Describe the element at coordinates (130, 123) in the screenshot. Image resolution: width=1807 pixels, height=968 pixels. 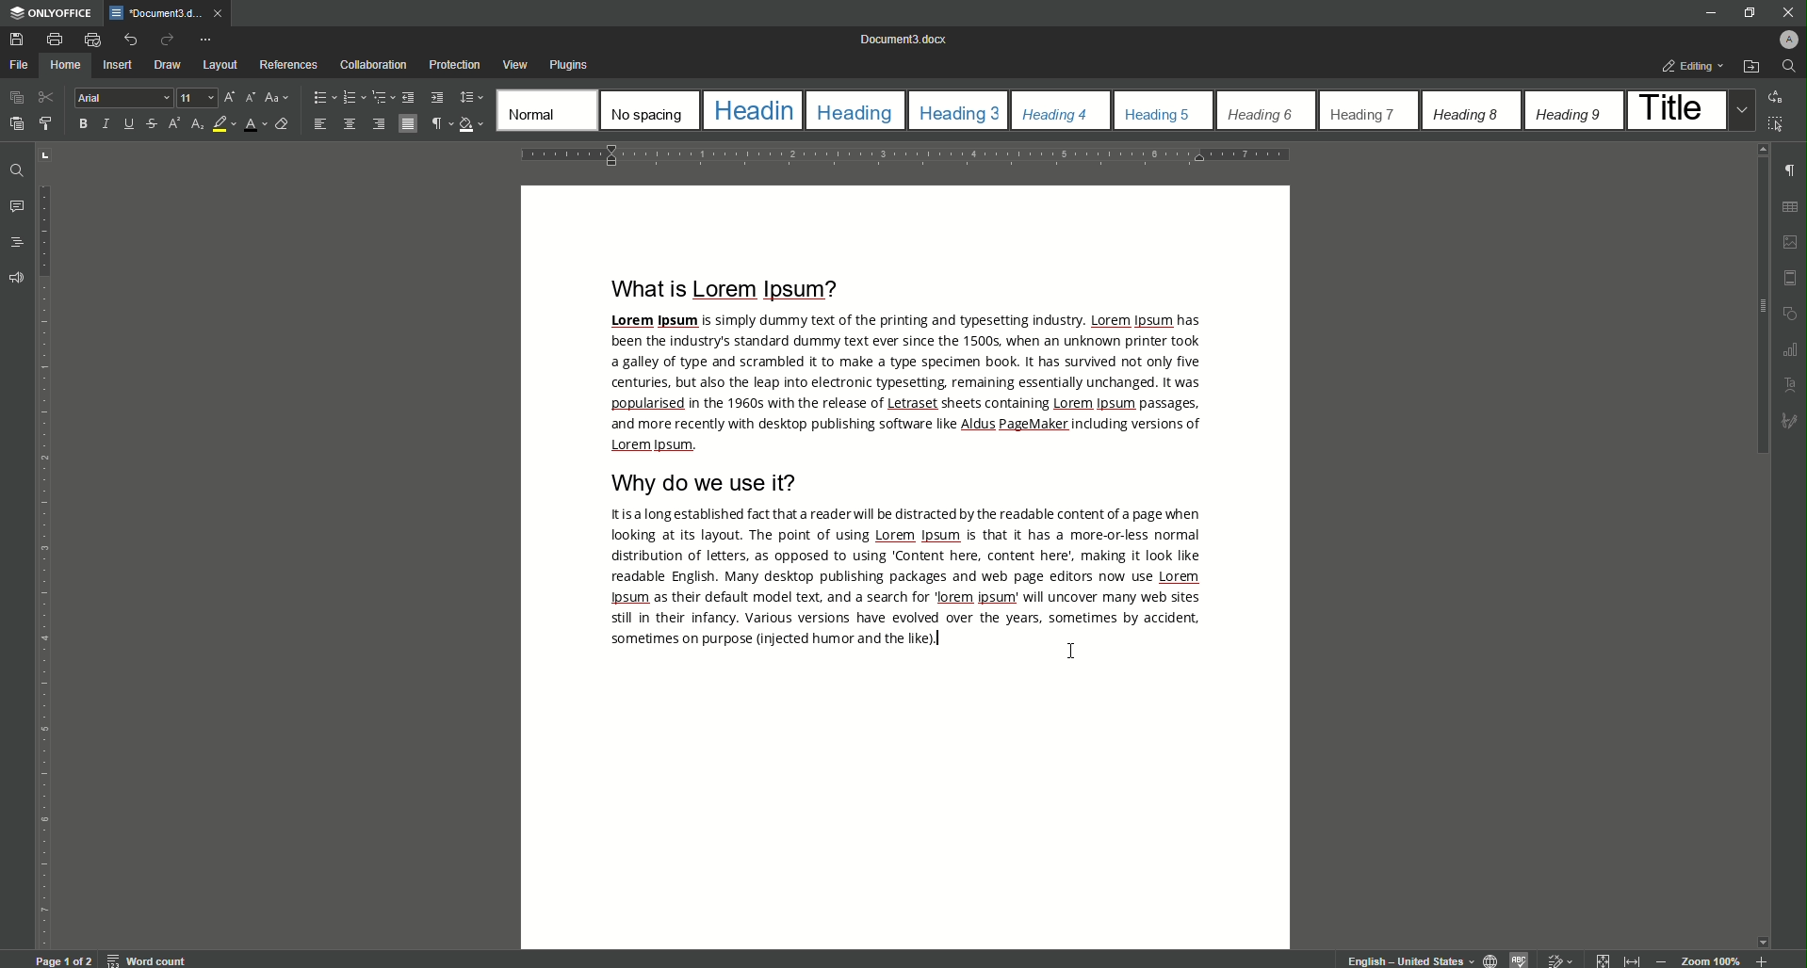
I see `Underline` at that location.